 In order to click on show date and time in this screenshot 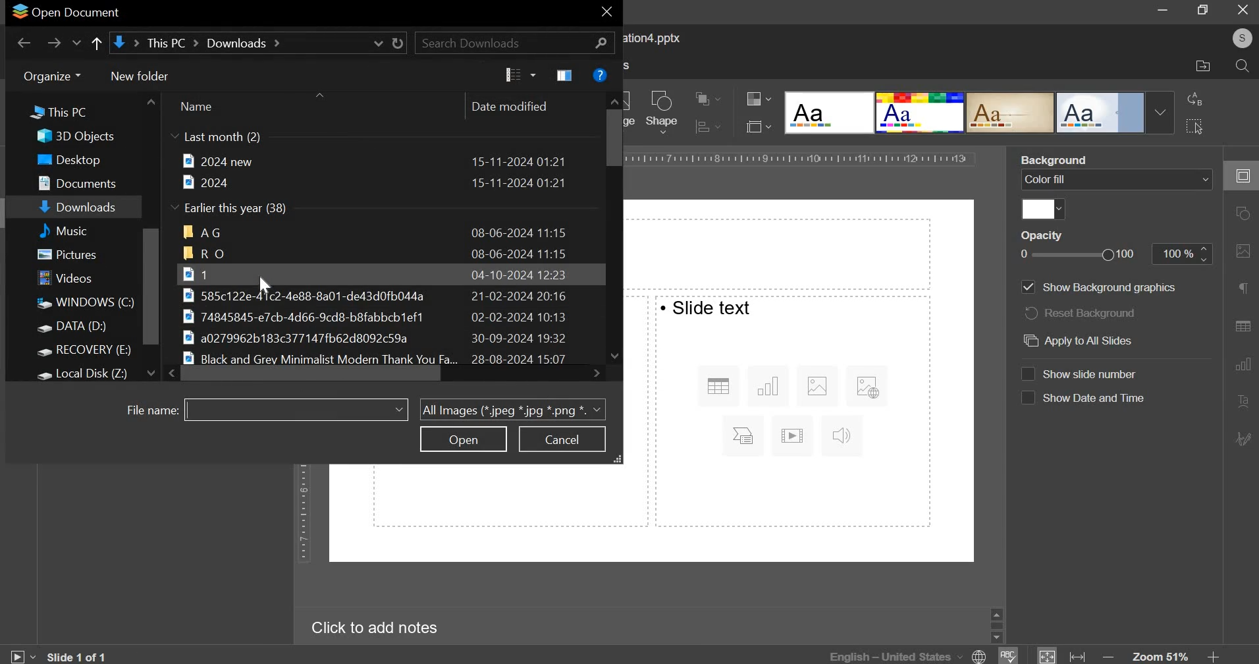, I will do `click(1096, 398)`.